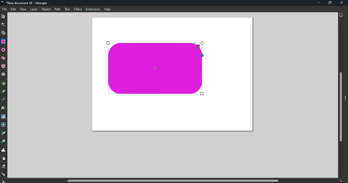 This screenshot has width=348, height=183. I want to click on Extensions, so click(92, 9).